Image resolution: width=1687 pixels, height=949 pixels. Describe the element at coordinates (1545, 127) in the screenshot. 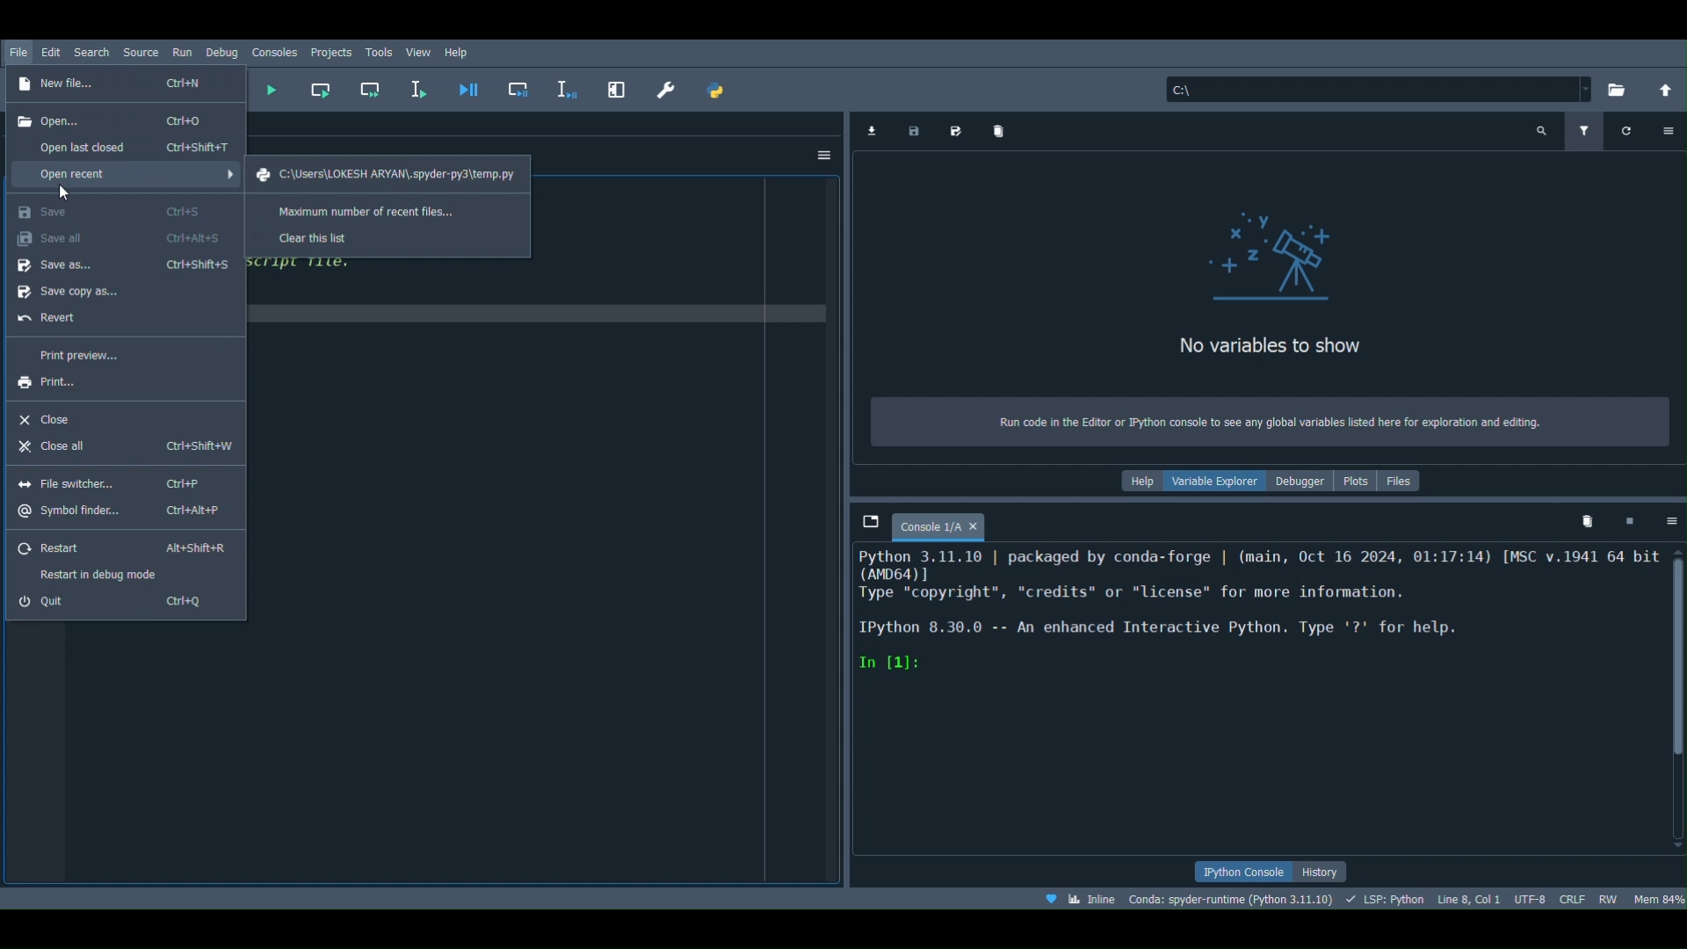

I see `Search variable names and types (Ctrl + F)` at that location.